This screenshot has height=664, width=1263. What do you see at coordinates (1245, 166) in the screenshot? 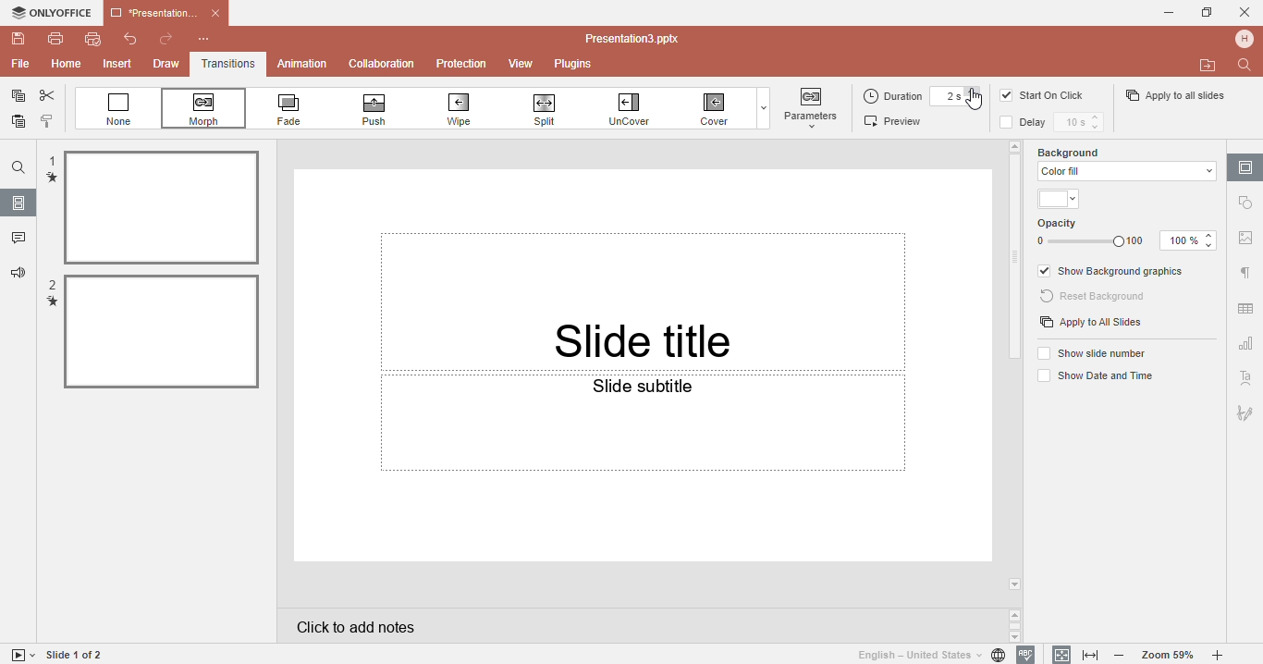
I see `Slide settings` at bounding box center [1245, 166].